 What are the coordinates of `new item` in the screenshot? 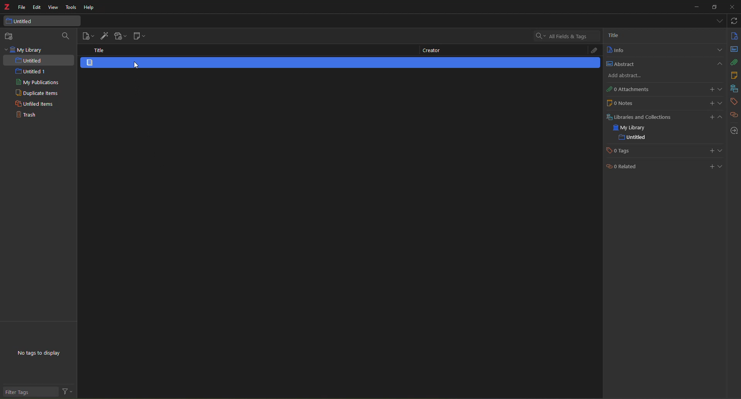 It's located at (88, 36).